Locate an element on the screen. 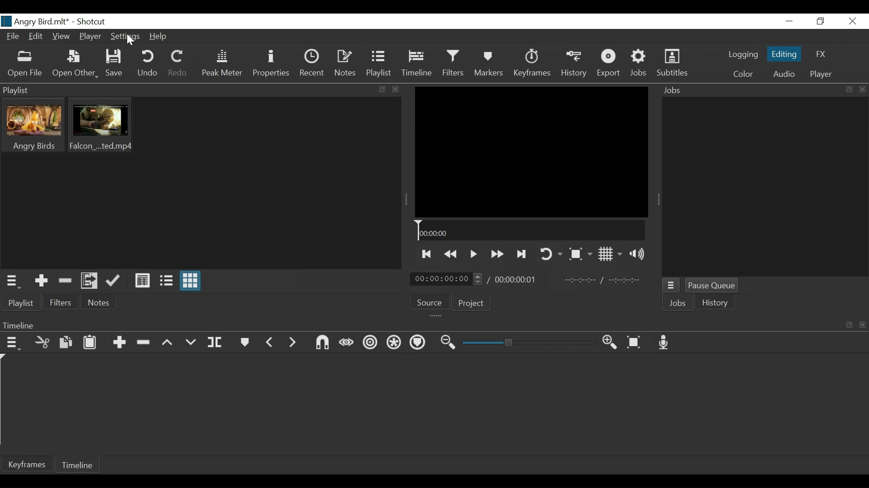  Redo is located at coordinates (178, 65).